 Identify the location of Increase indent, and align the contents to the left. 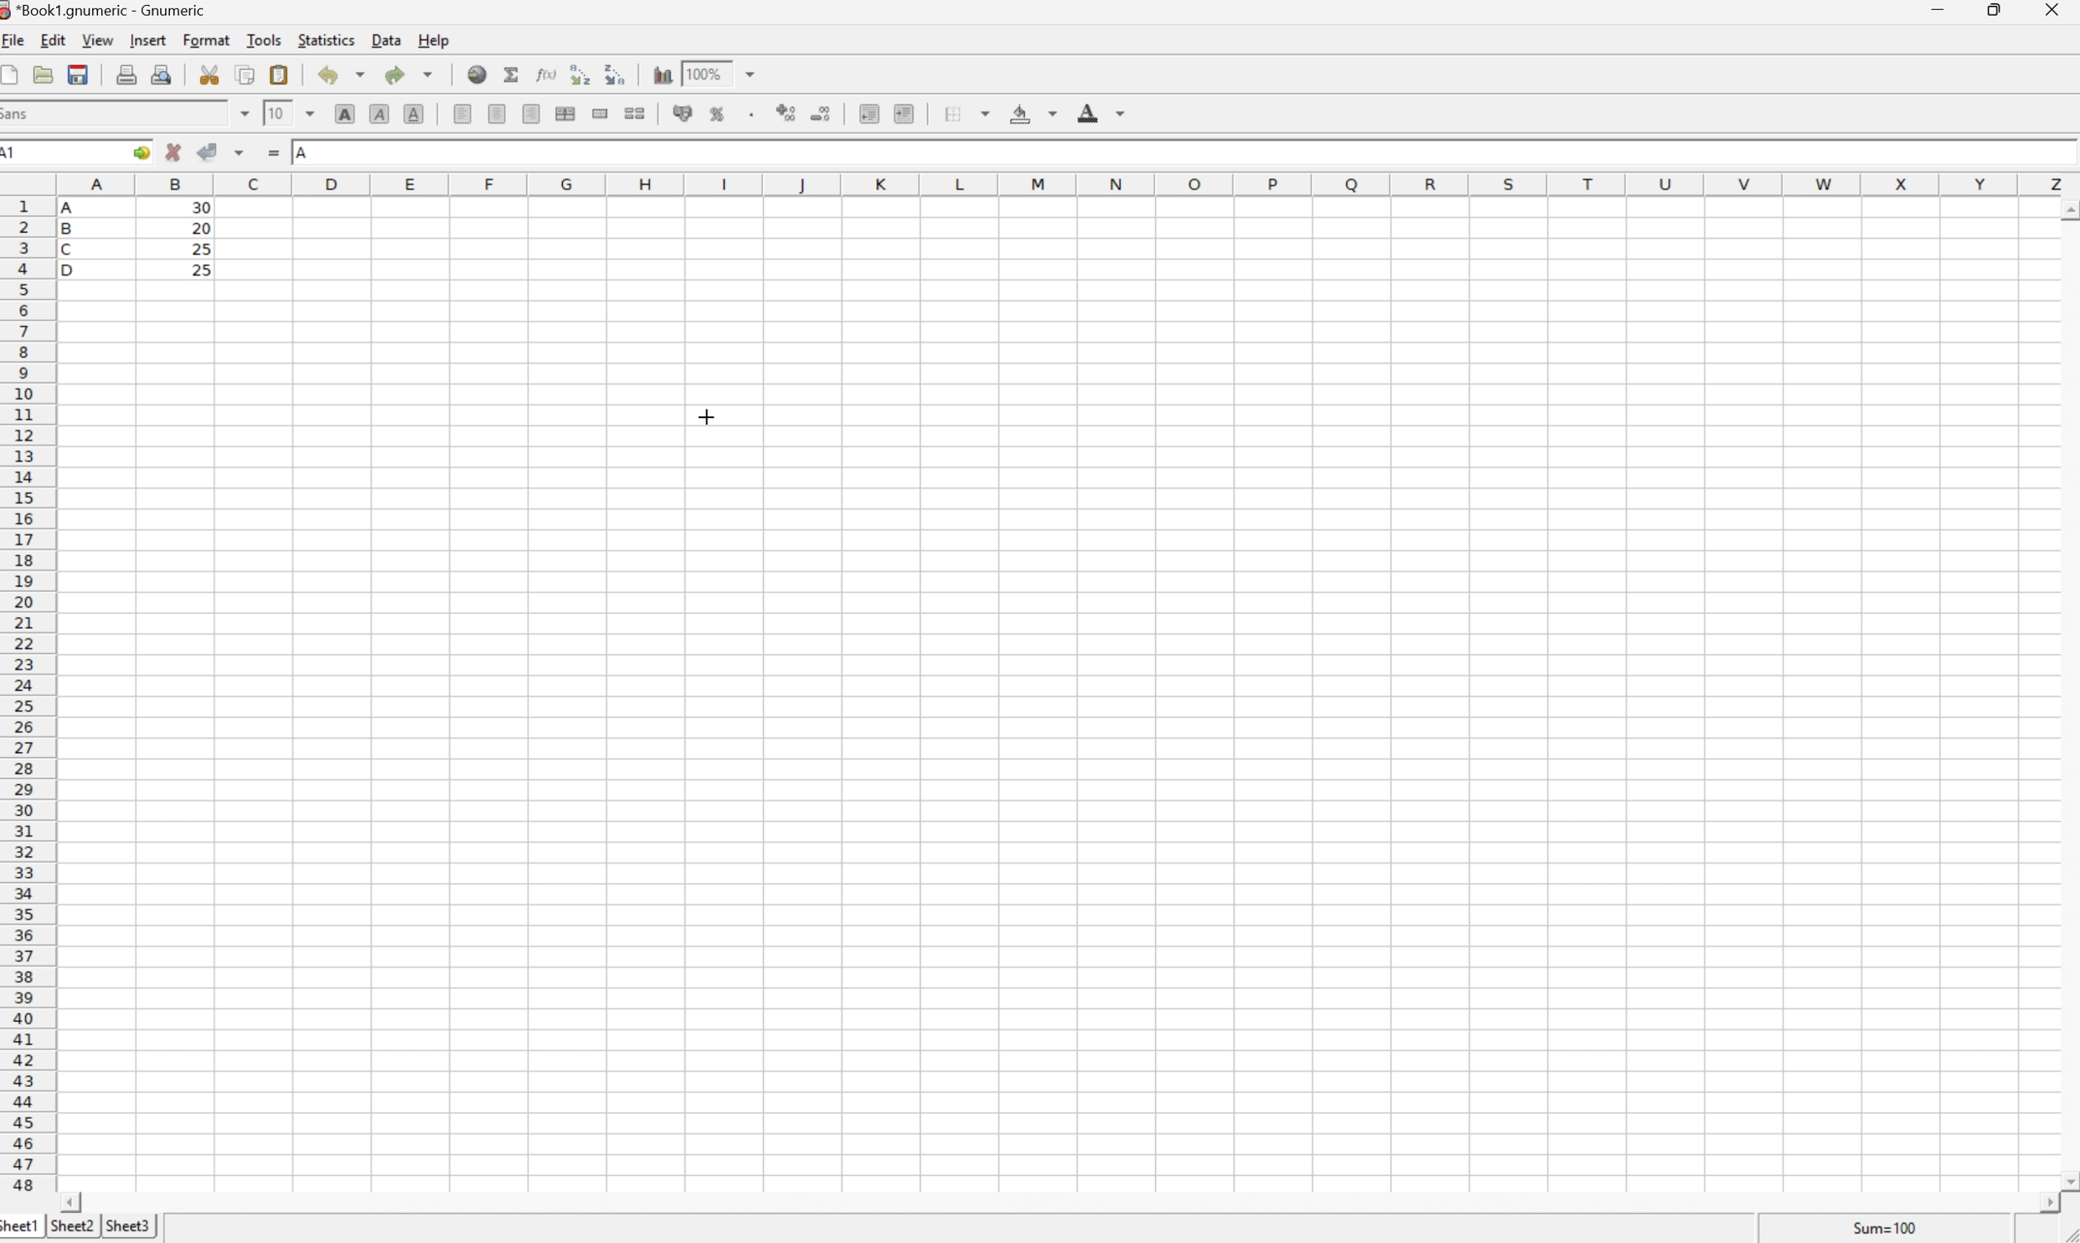
(909, 114).